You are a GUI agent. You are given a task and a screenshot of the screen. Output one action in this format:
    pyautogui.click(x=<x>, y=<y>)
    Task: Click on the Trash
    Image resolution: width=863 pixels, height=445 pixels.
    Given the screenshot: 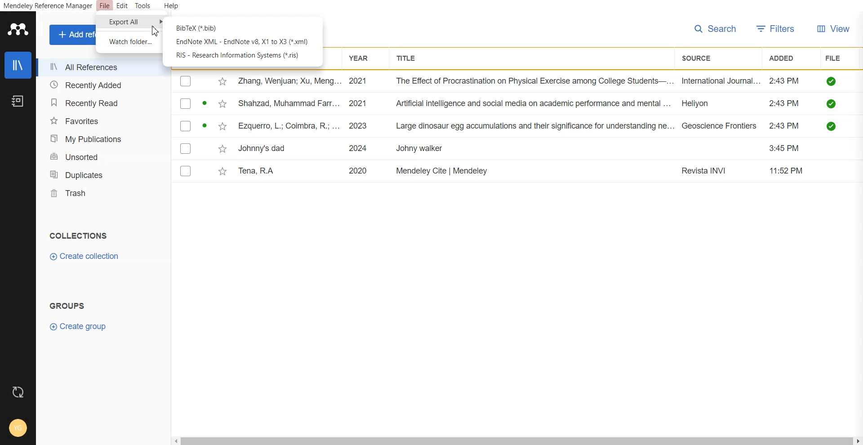 What is the action you would take?
    pyautogui.click(x=101, y=192)
    